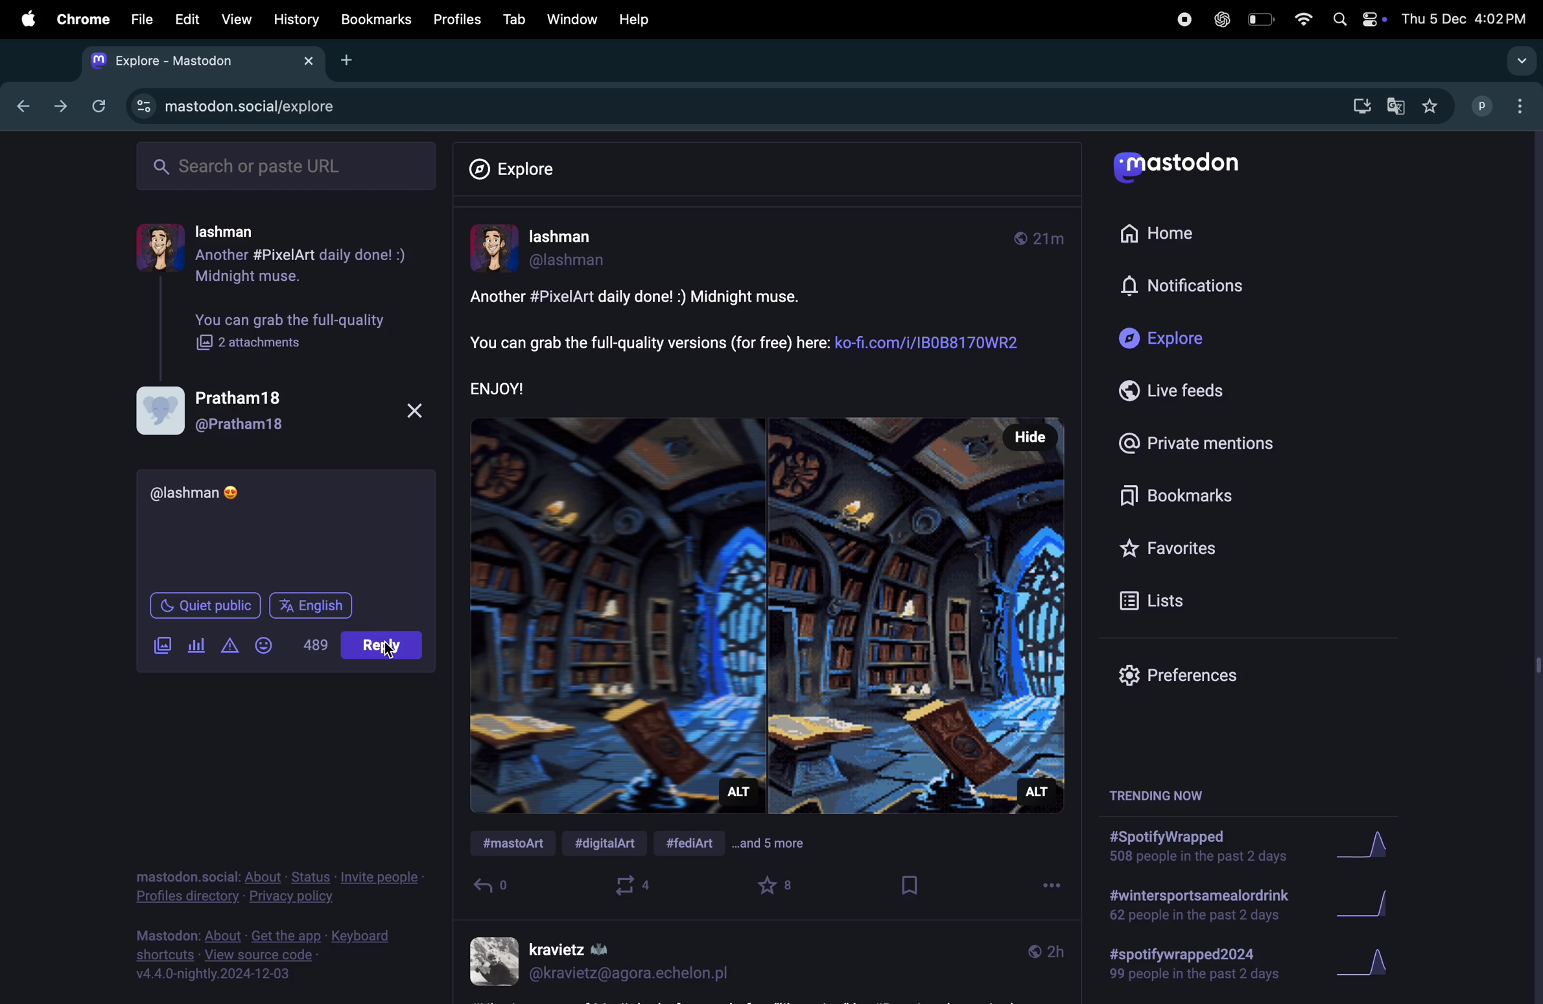 The image size is (1543, 1004). What do you see at coordinates (579, 250) in the screenshot?
I see `userprofile` at bounding box center [579, 250].